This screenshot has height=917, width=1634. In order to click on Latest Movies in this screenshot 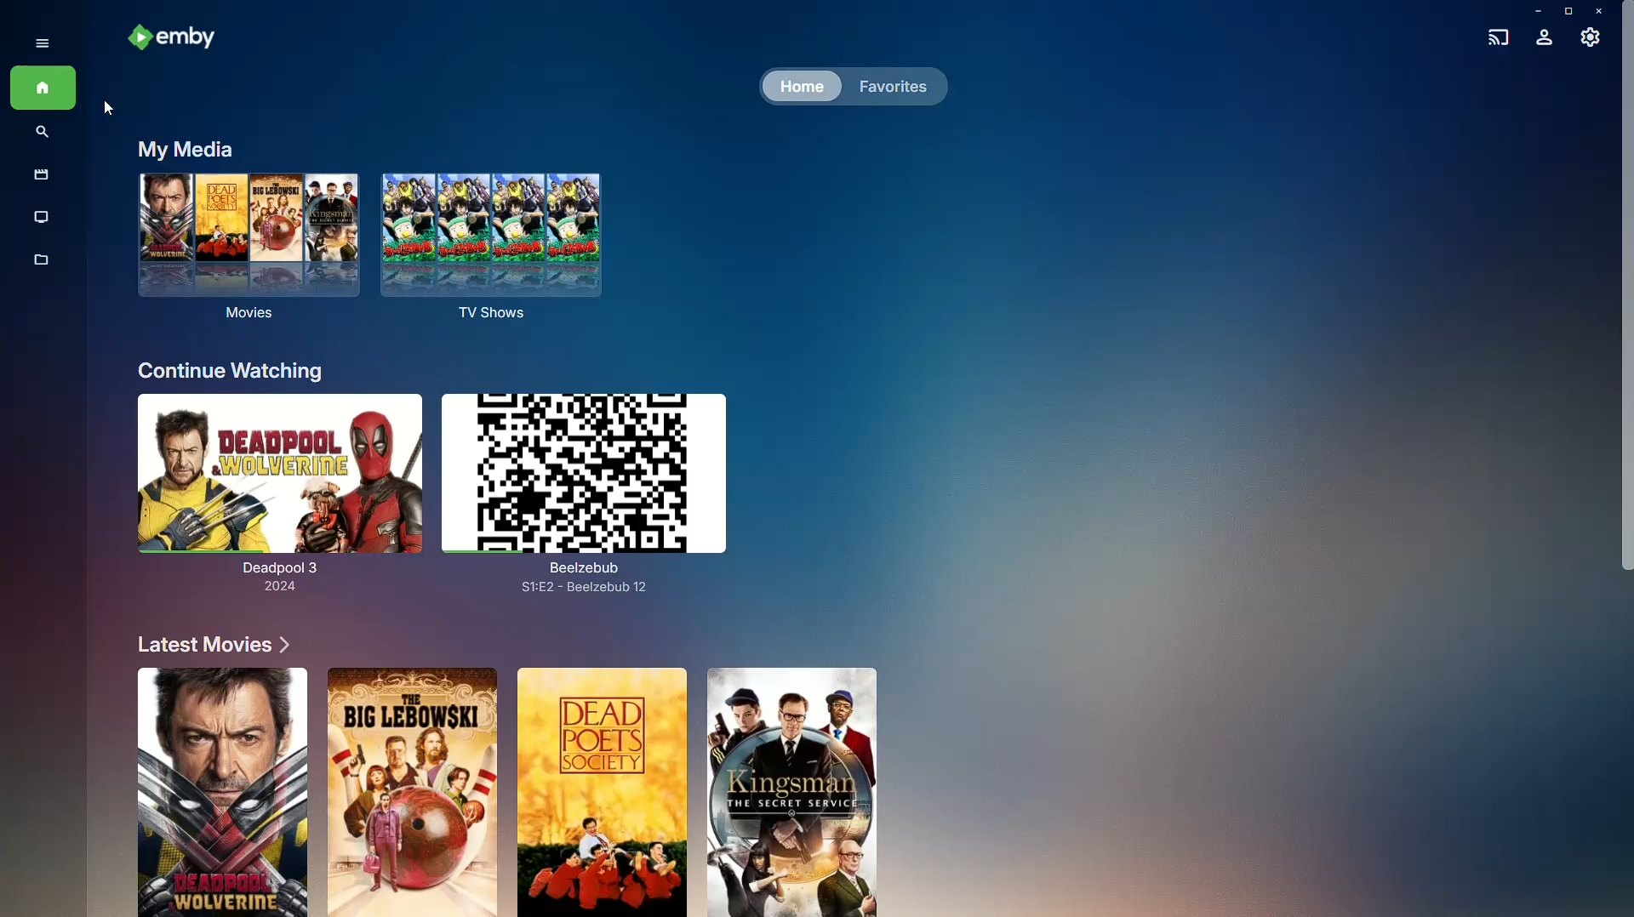, I will do `click(207, 644)`.